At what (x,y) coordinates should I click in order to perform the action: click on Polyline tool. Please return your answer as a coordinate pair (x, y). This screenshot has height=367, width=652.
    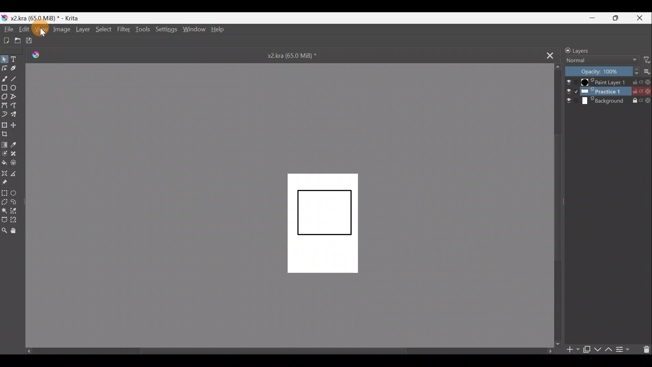
    Looking at the image, I should click on (16, 96).